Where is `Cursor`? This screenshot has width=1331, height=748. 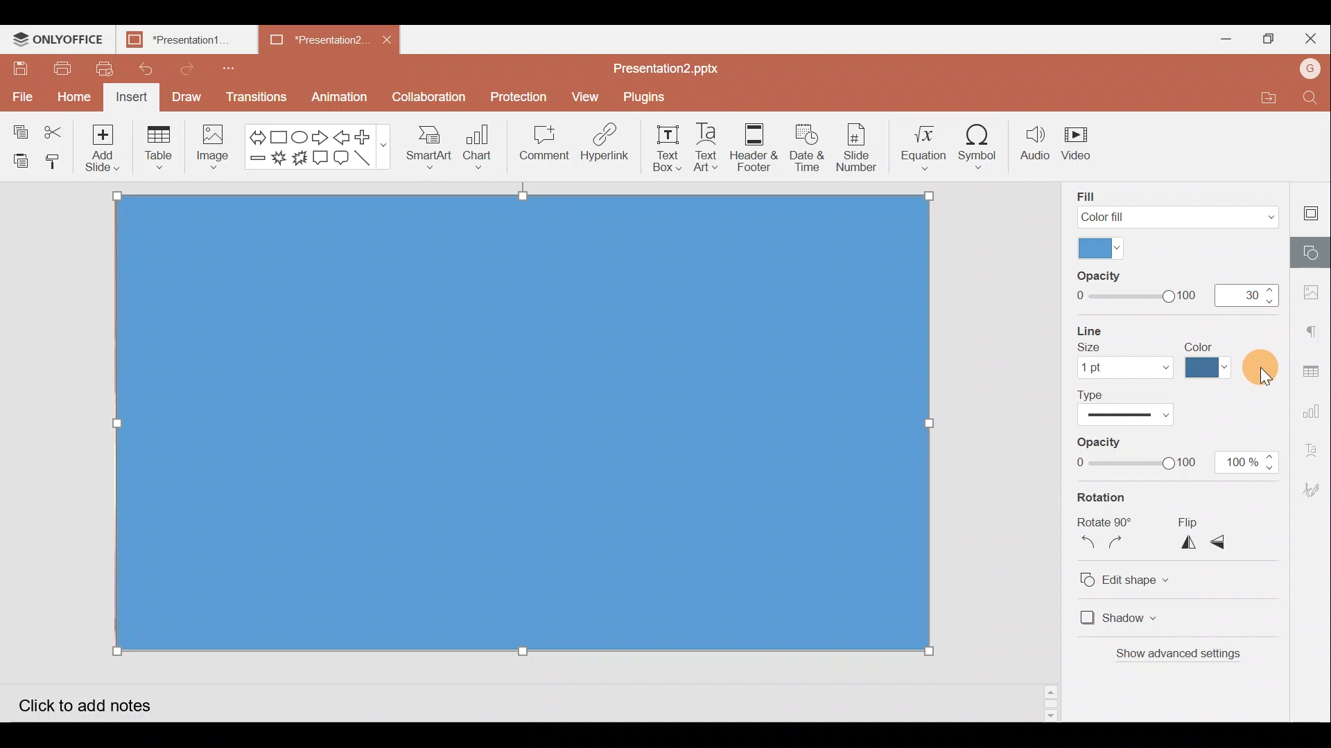 Cursor is located at coordinates (1263, 371).